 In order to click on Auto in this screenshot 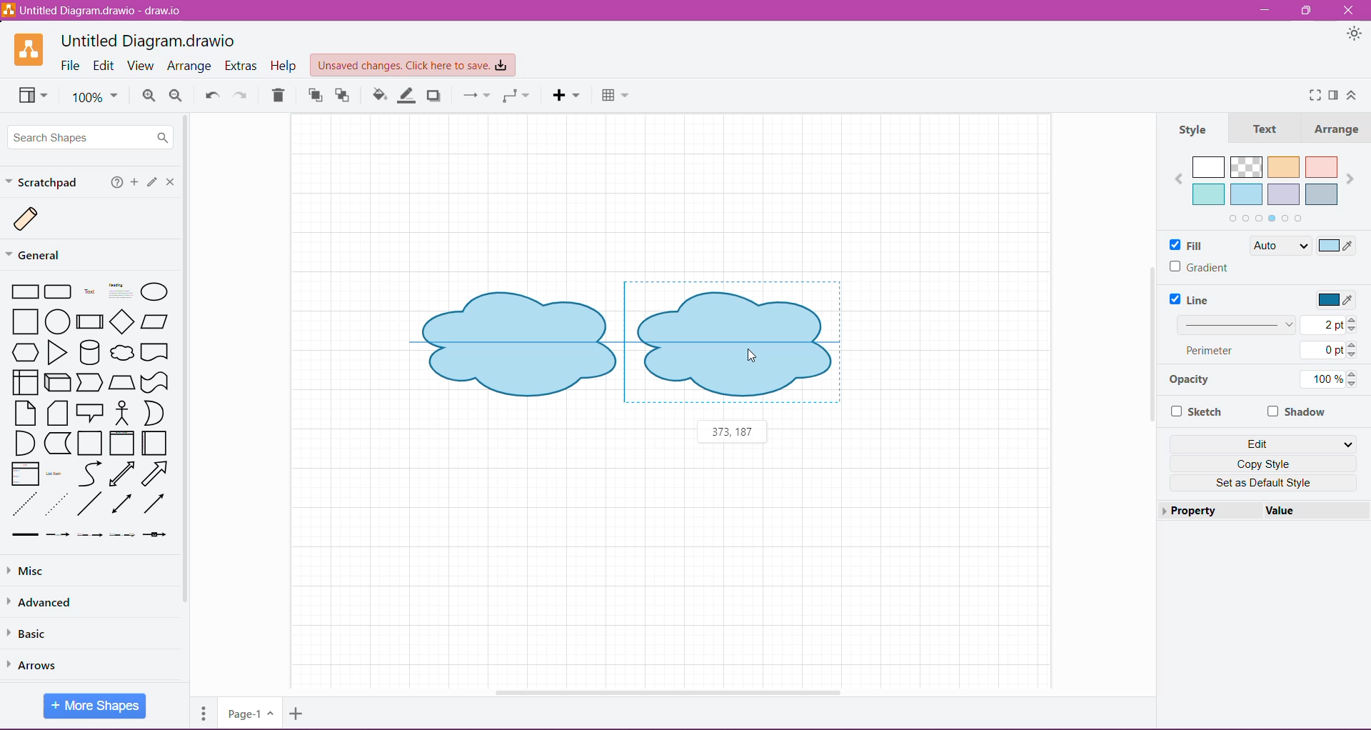, I will do `click(1280, 246)`.